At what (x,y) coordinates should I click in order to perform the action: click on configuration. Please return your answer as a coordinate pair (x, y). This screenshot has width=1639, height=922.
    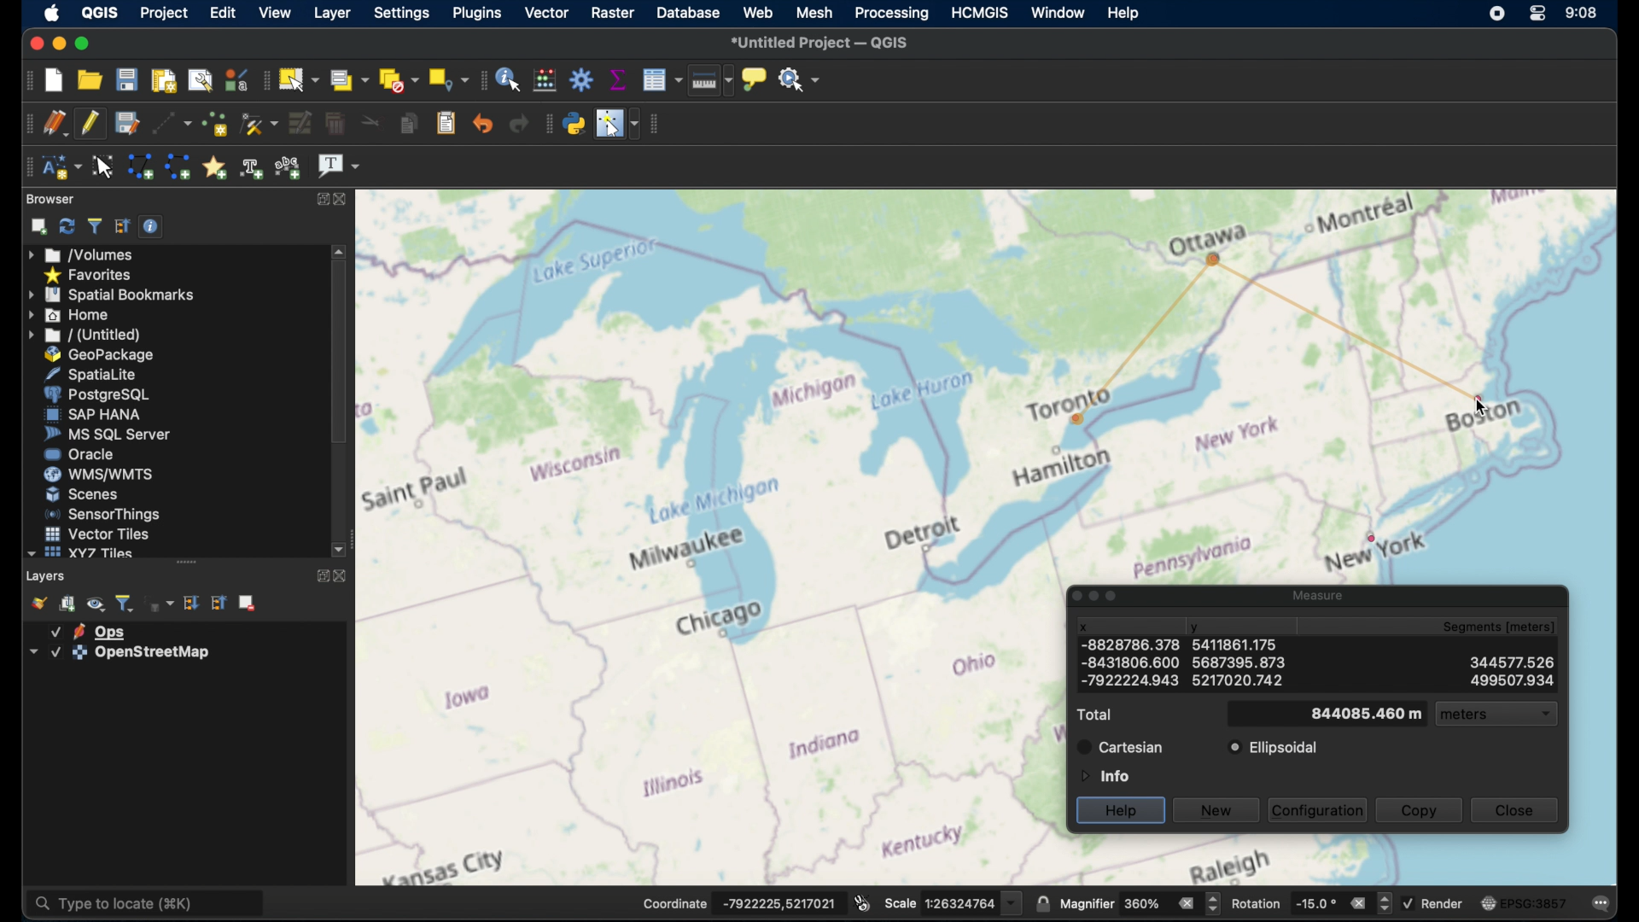
    Looking at the image, I should click on (1319, 809).